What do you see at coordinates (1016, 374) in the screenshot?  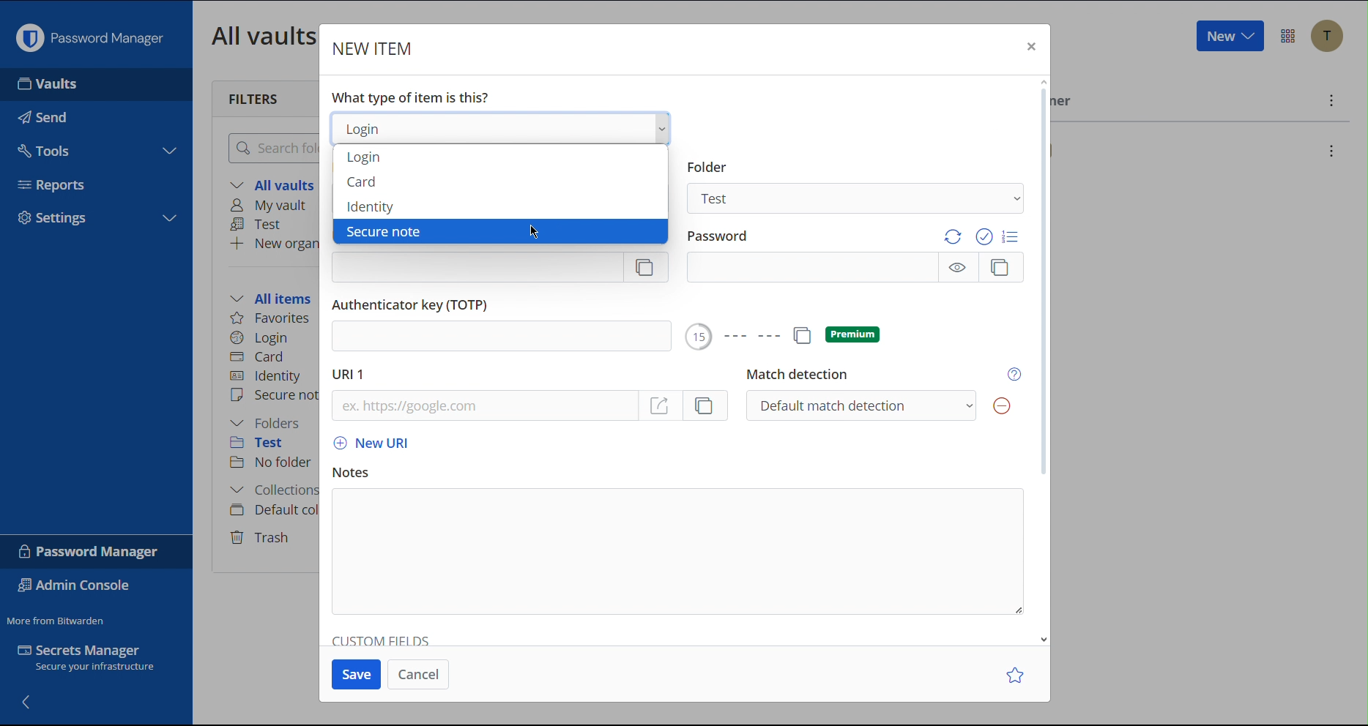 I see `Help` at bounding box center [1016, 374].